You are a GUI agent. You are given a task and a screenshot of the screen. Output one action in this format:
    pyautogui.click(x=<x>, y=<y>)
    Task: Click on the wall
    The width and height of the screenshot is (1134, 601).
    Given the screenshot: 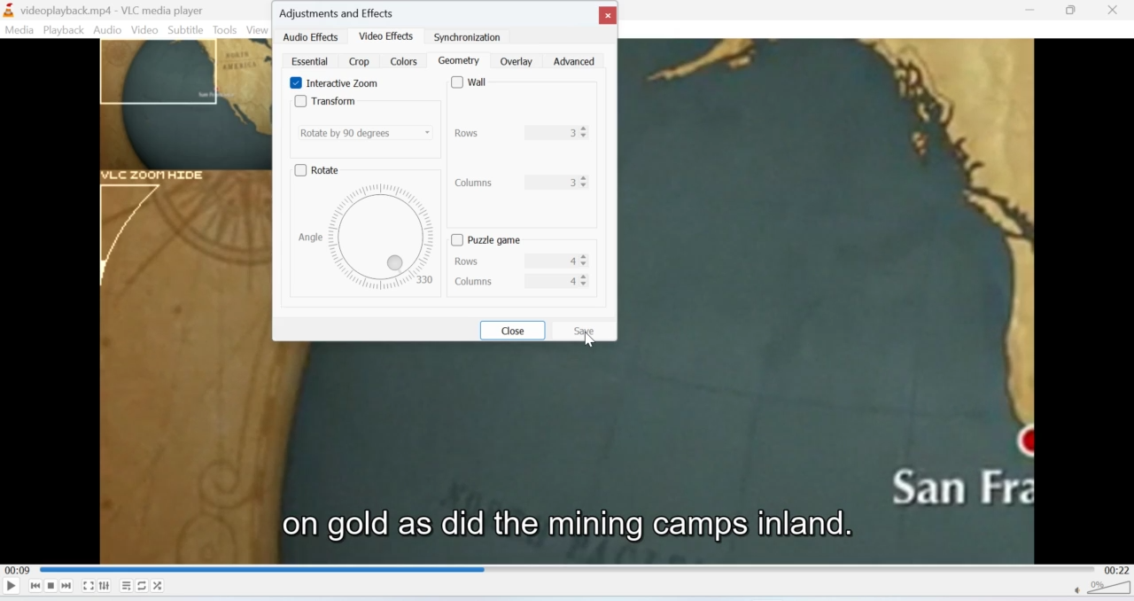 What is the action you would take?
    pyautogui.click(x=471, y=83)
    